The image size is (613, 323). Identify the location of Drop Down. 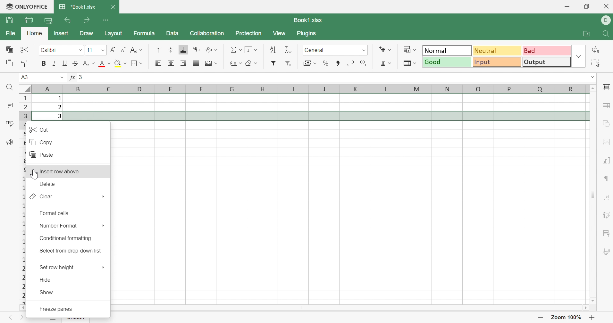
(390, 63).